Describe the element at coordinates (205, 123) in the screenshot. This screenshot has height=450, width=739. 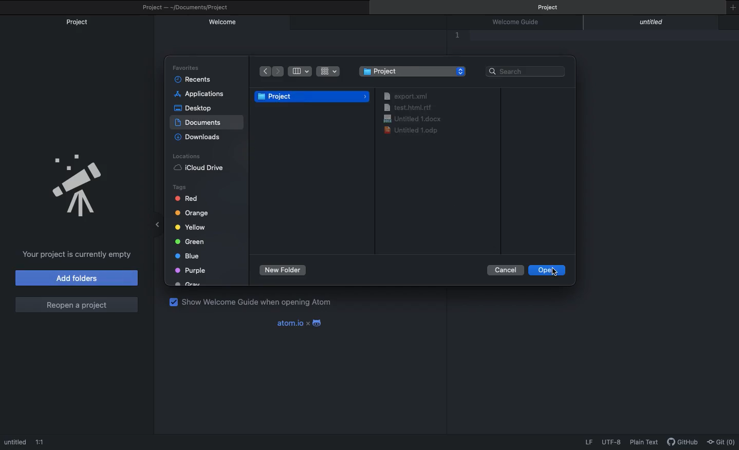
I see `Selected` at that location.